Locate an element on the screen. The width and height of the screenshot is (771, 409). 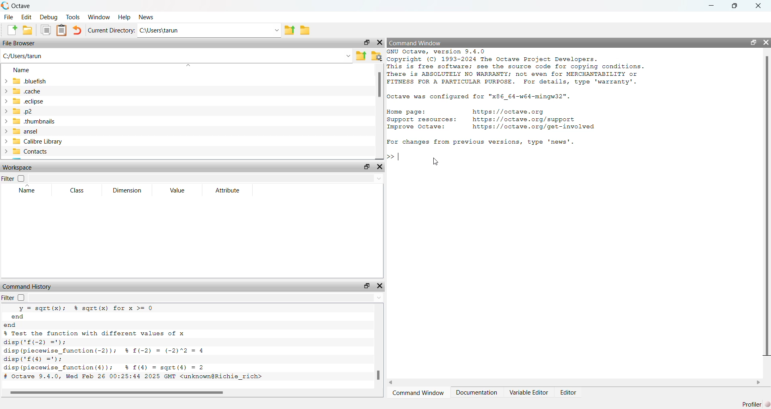
Paste is located at coordinates (62, 30).